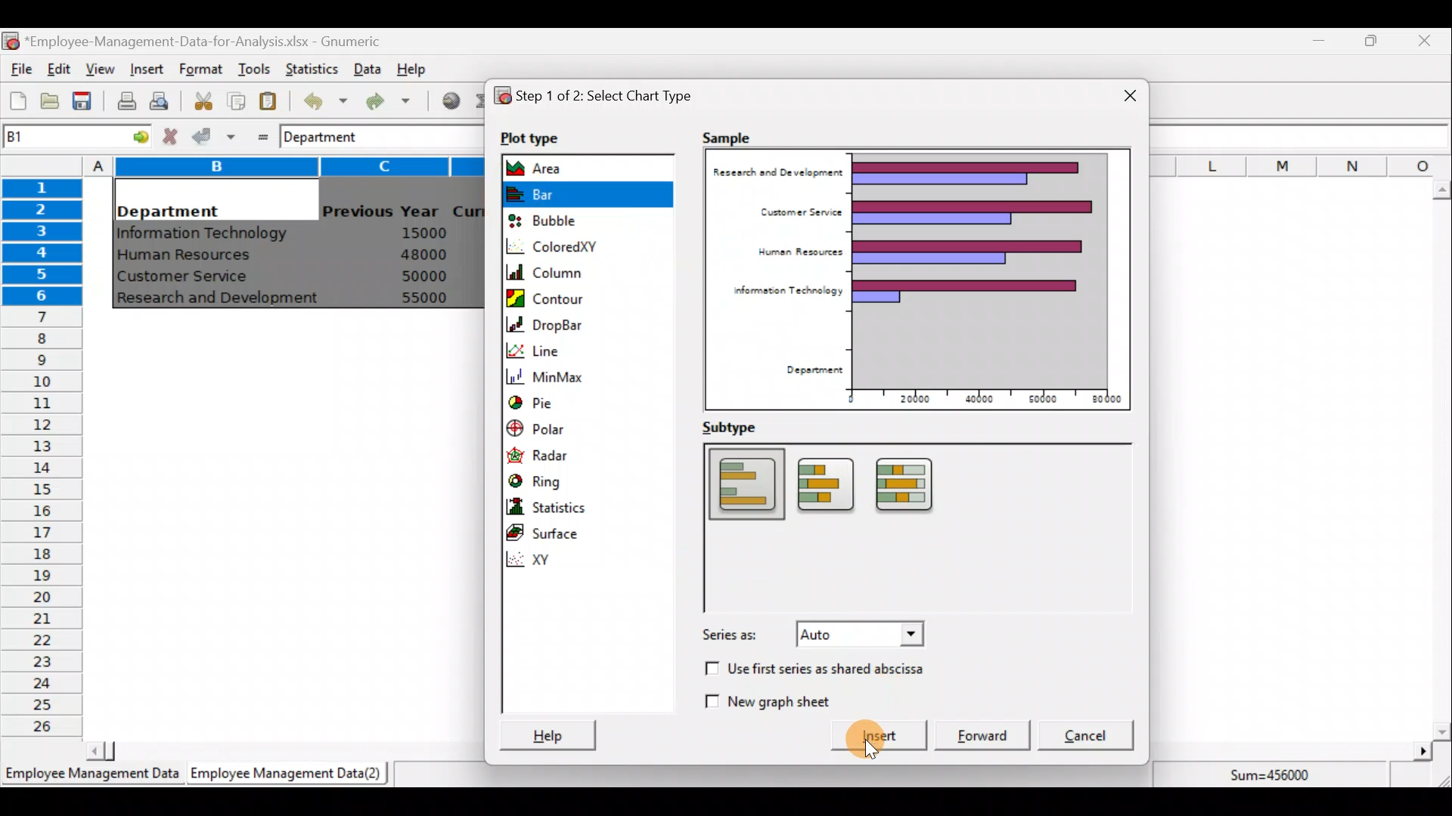  I want to click on File, so click(19, 70).